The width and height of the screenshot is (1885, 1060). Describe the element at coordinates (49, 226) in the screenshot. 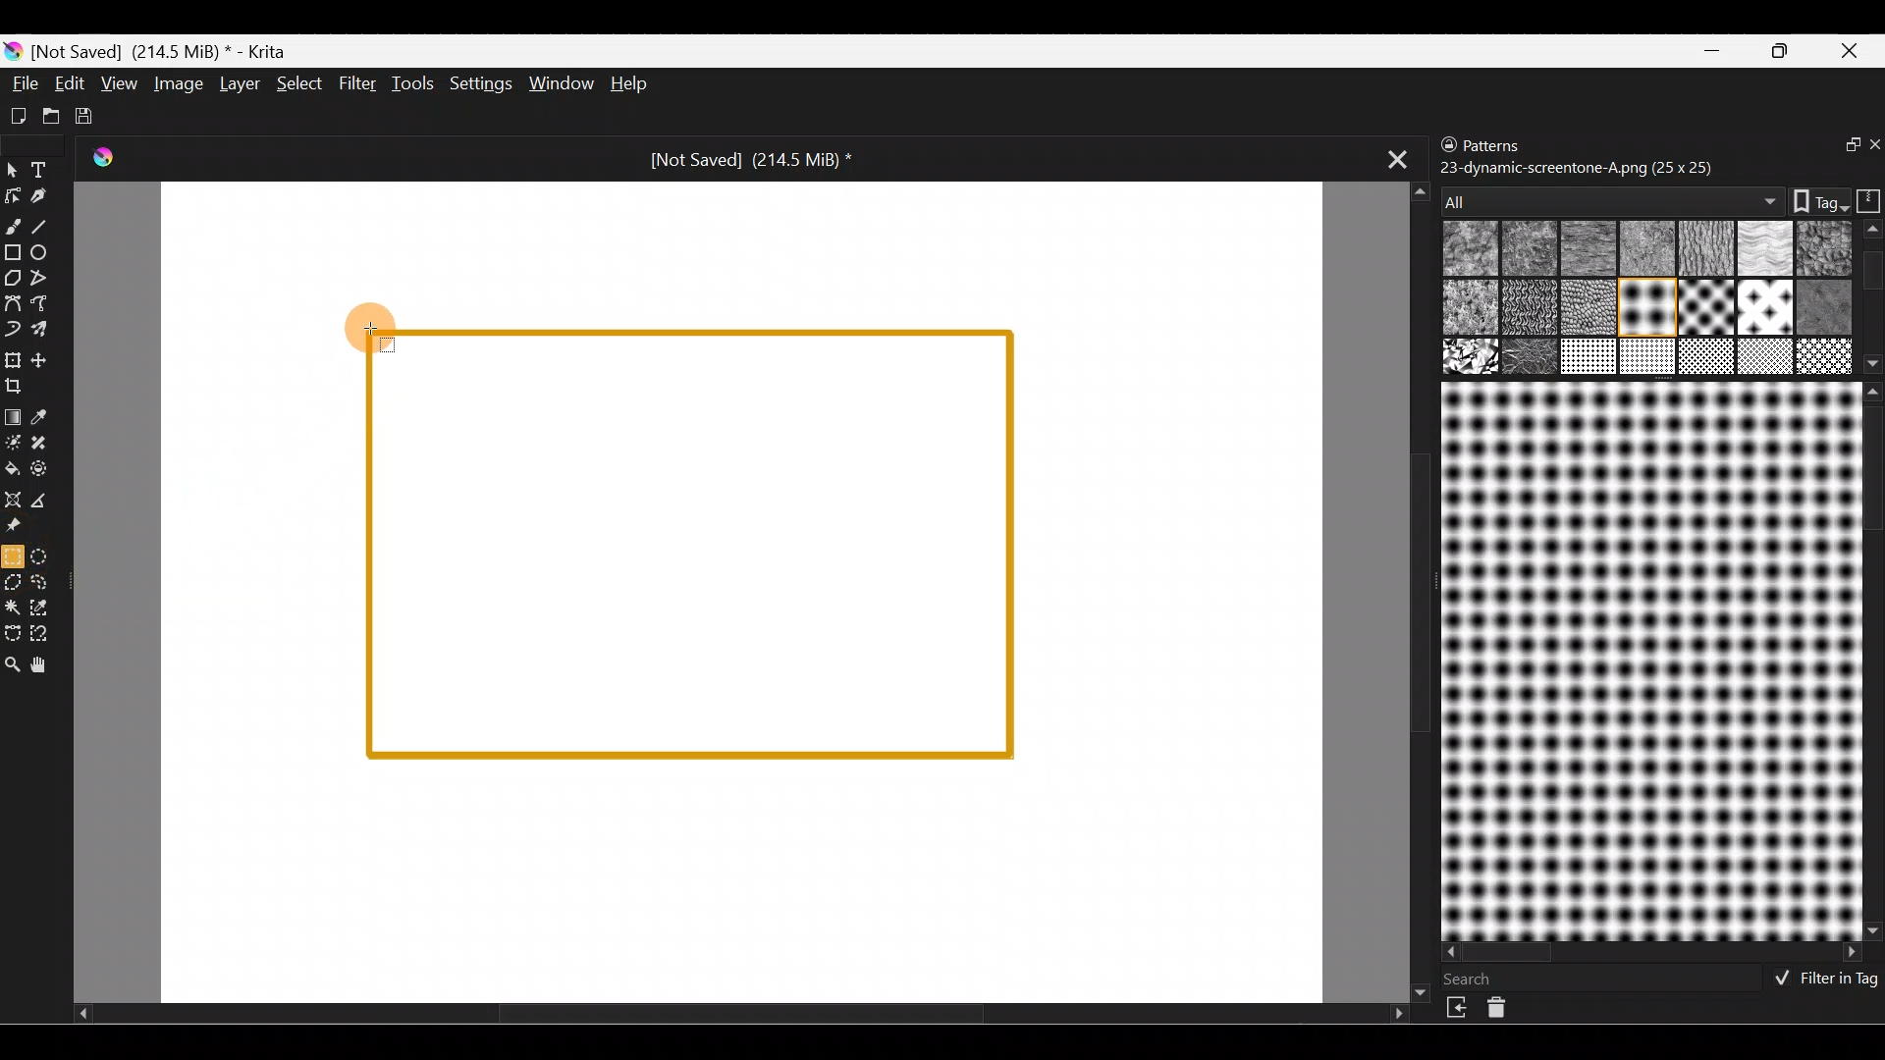

I see `Line tool` at that location.